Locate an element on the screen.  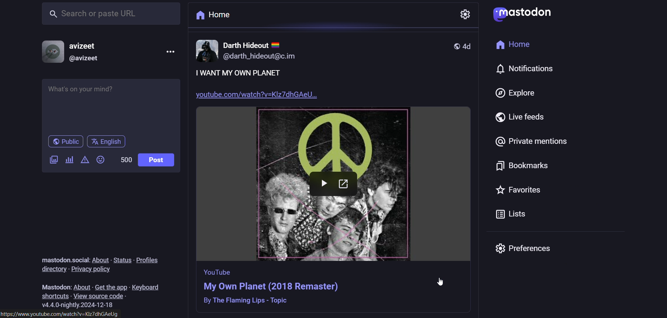
live feeds is located at coordinates (519, 117).